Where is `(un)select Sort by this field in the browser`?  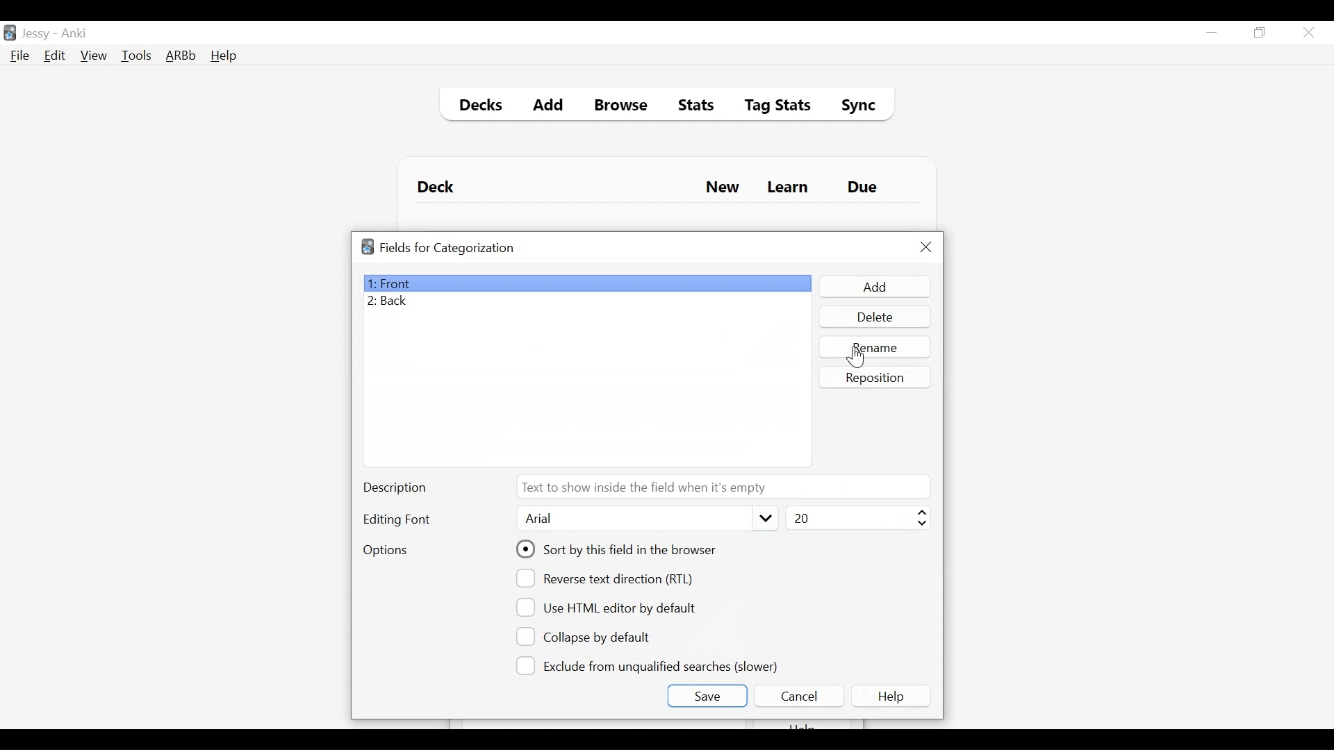
(un)select Sort by this field in the browser is located at coordinates (618, 549).